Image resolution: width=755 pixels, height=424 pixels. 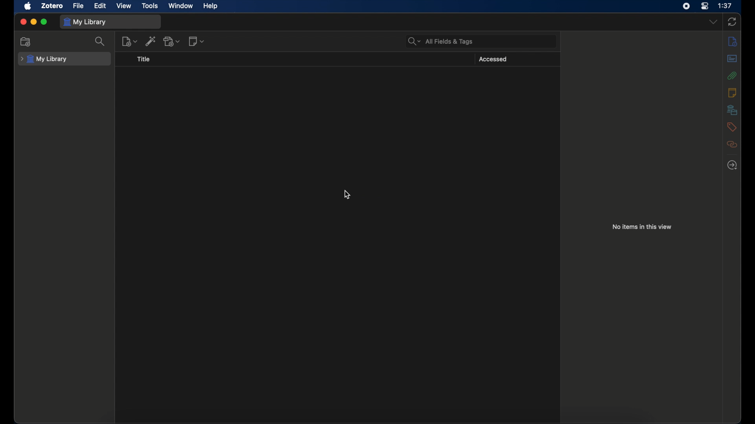 I want to click on new collection, so click(x=26, y=42).